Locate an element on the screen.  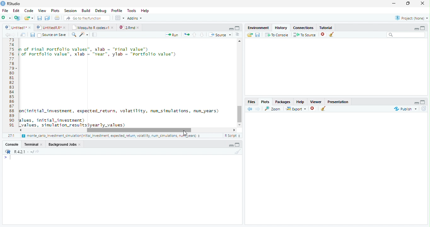
Refresh List is located at coordinates (424, 109).